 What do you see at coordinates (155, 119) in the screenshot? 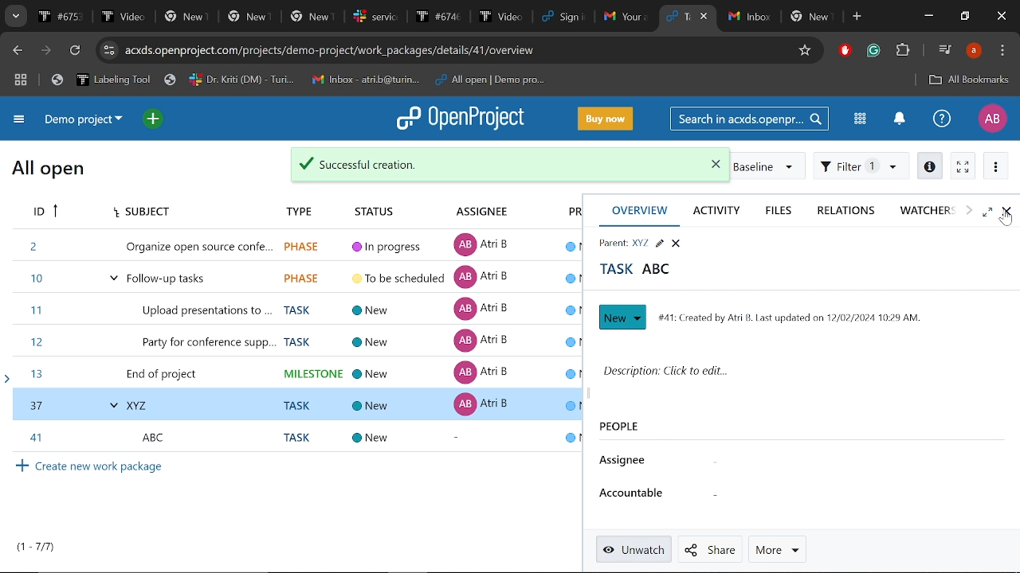
I see `Open quick add menu` at bounding box center [155, 119].